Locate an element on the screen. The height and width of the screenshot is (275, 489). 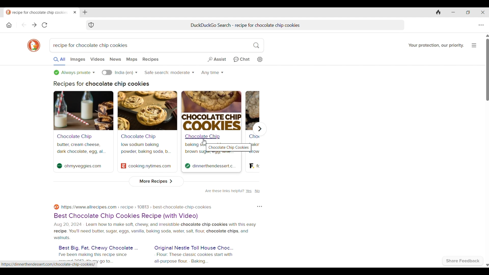
baking is located at coordinates (192, 145).